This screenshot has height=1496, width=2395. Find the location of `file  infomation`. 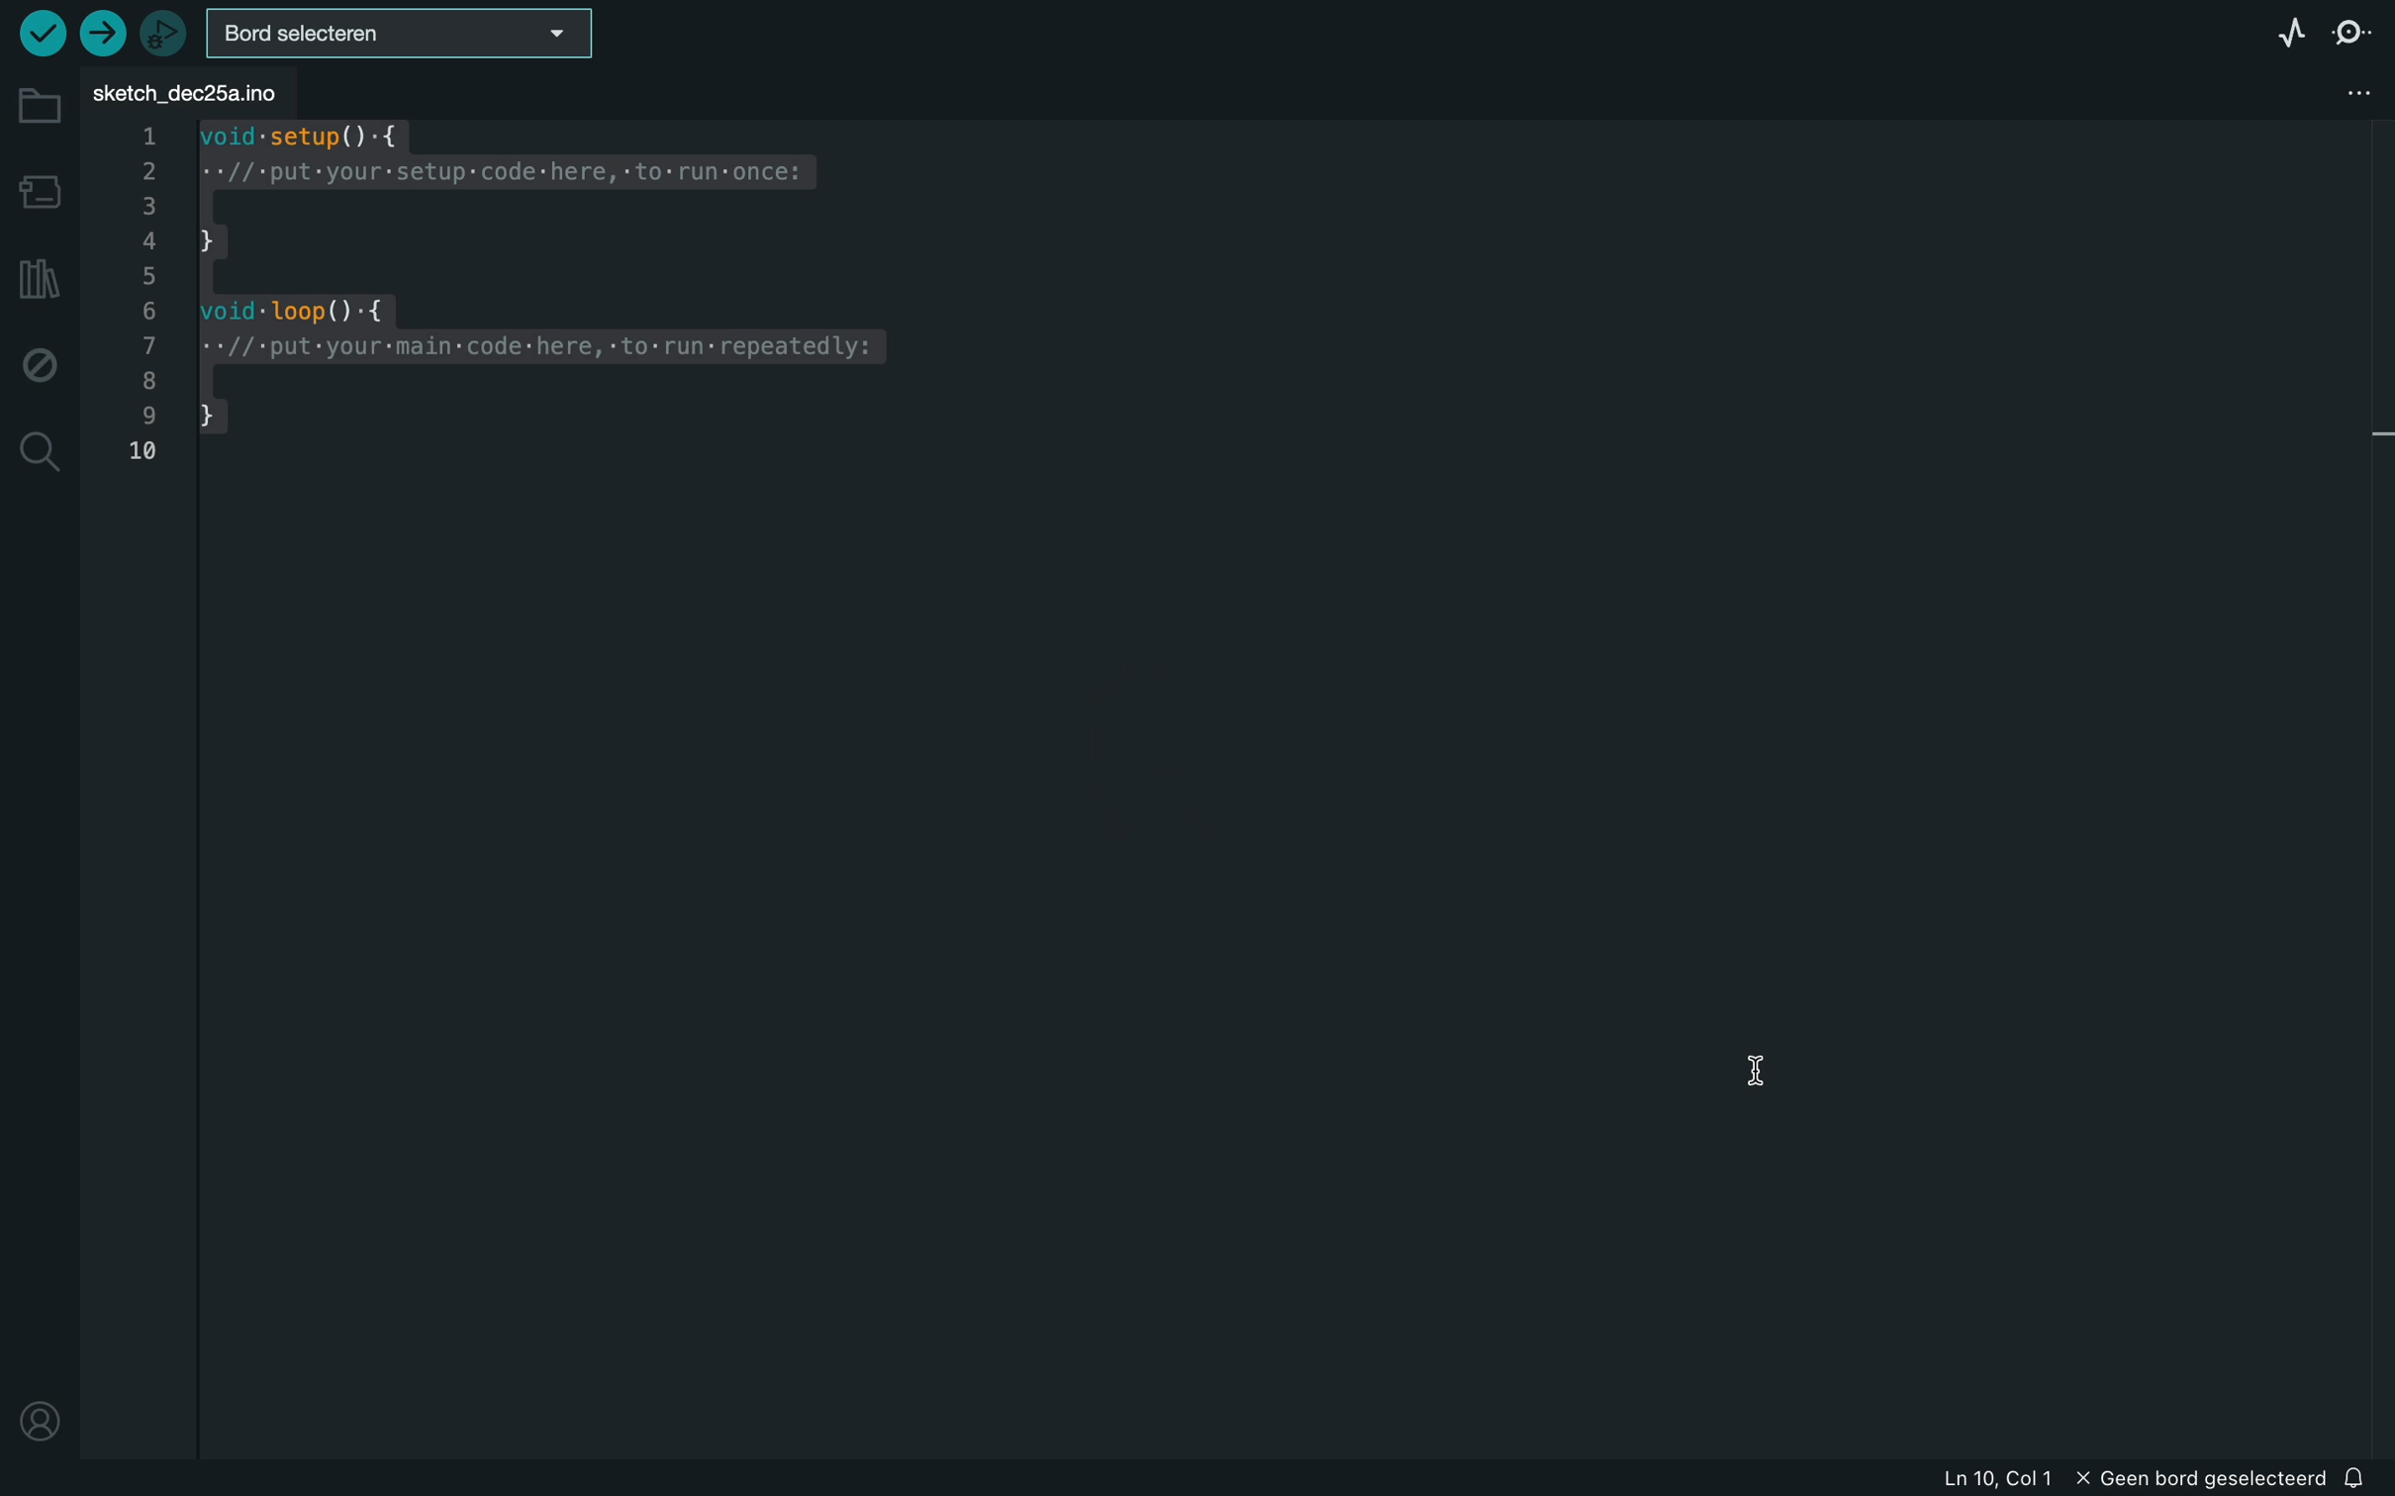

file  infomation is located at coordinates (2131, 1480).